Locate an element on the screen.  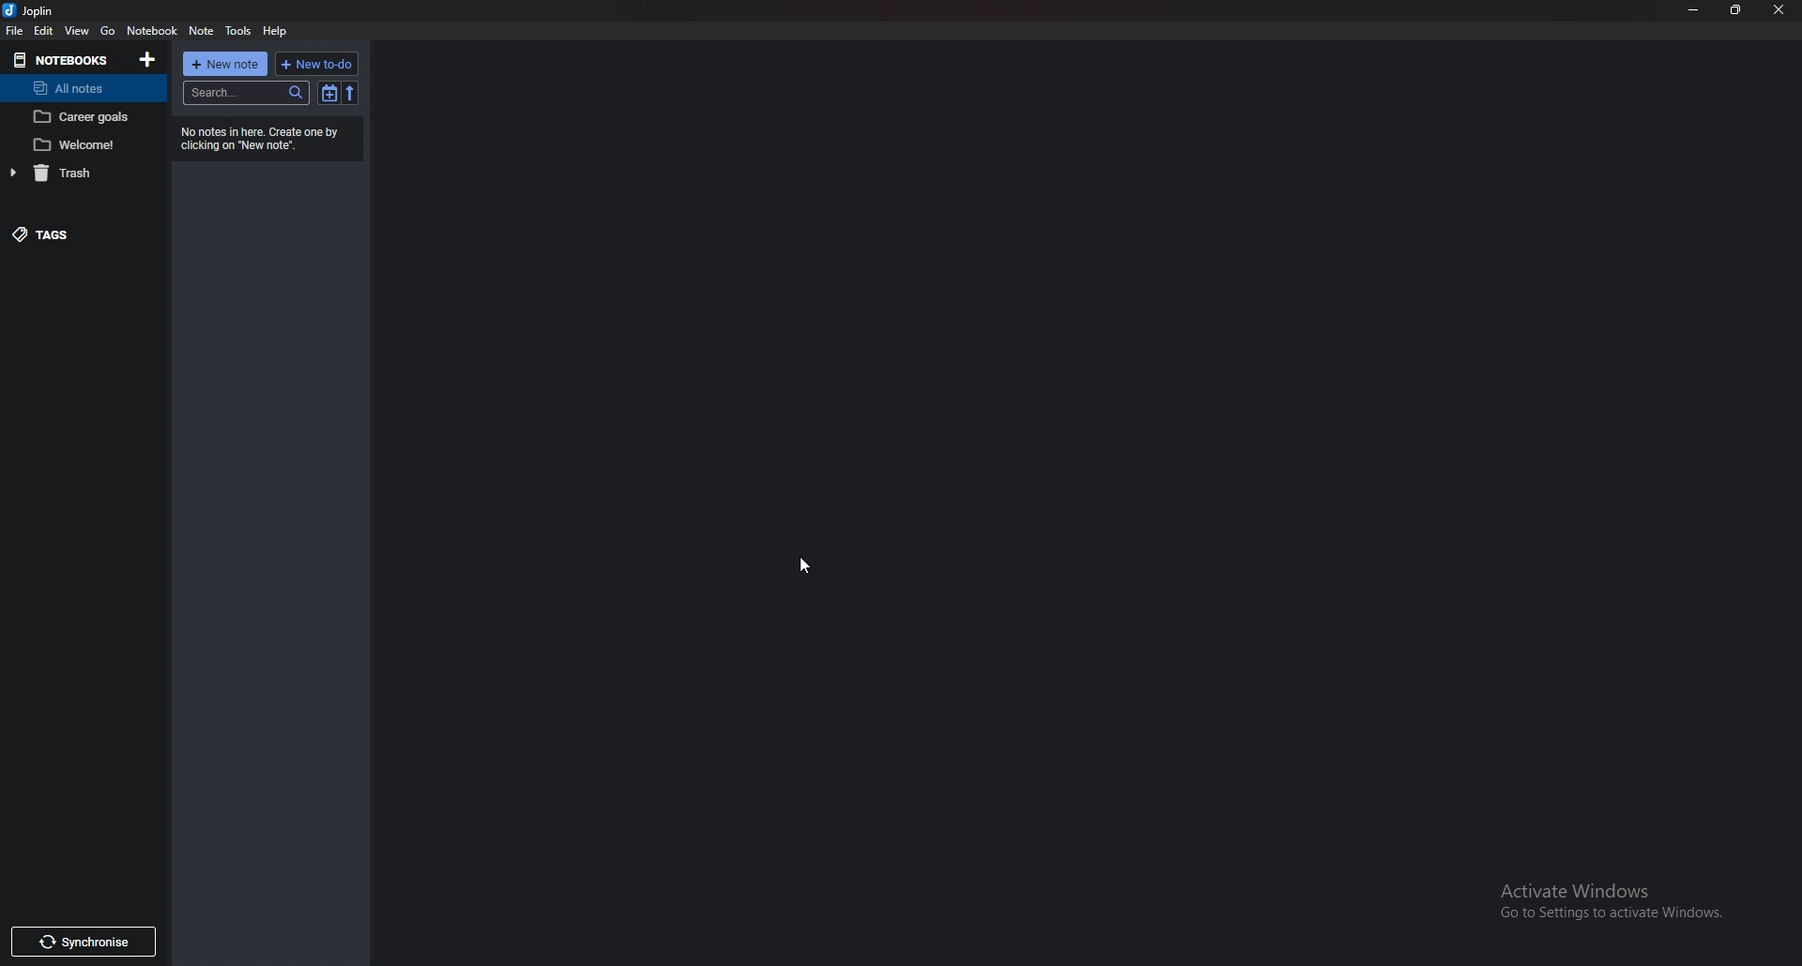
minimize is located at coordinates (1692, 10).